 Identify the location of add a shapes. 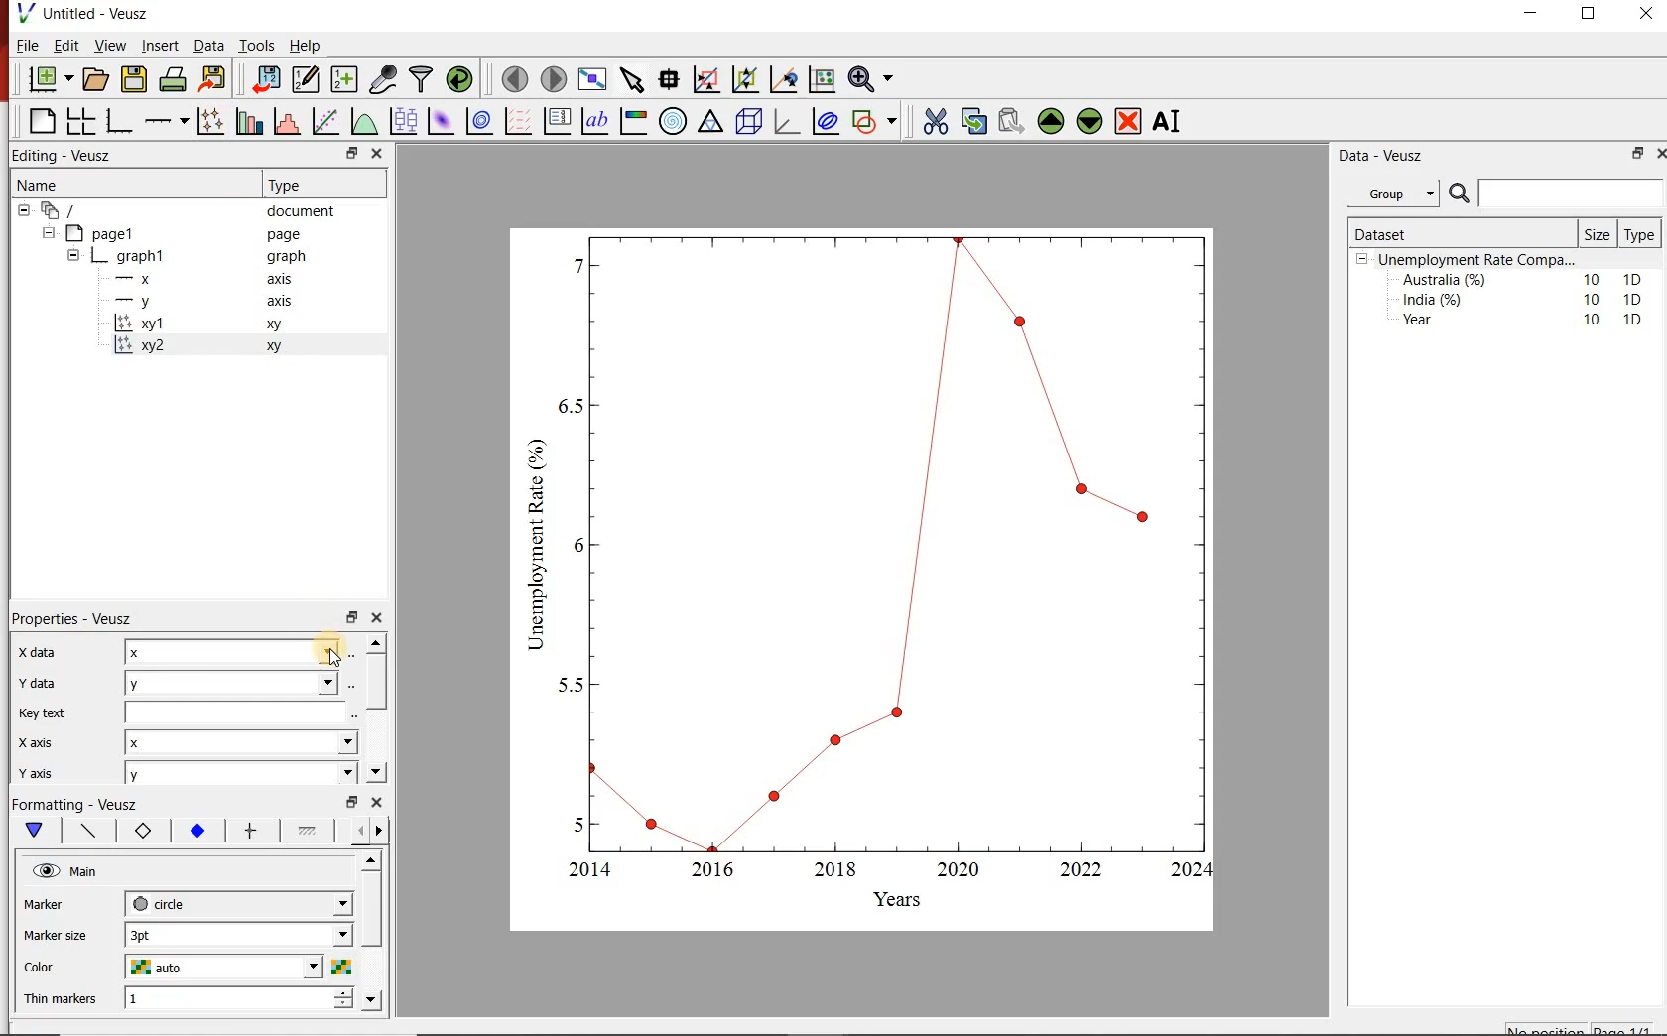
(874, 121).